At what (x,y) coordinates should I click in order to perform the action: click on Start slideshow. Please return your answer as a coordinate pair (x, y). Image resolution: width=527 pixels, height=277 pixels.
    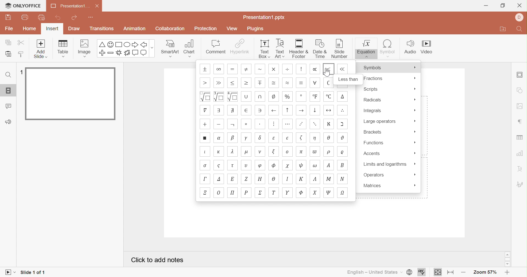
    Looking at the image, I should click on (10, 272).